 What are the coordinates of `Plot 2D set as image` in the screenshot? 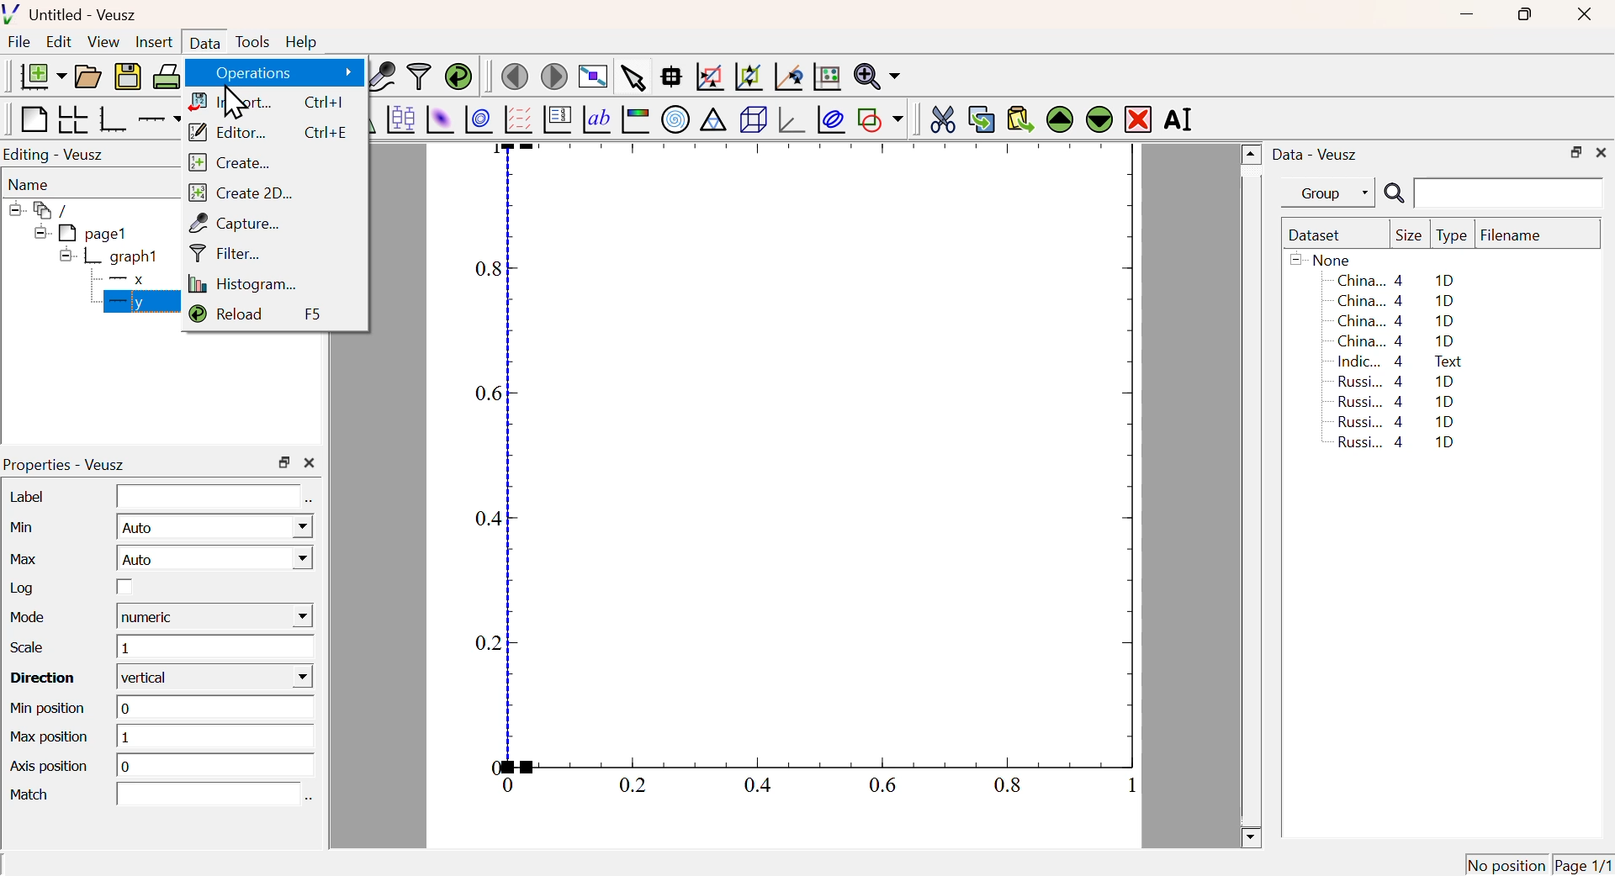 It's located at (439, 120).